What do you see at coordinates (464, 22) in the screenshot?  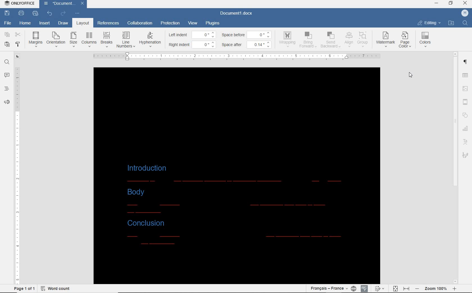 I see `find` at bounding box center [464, 22].